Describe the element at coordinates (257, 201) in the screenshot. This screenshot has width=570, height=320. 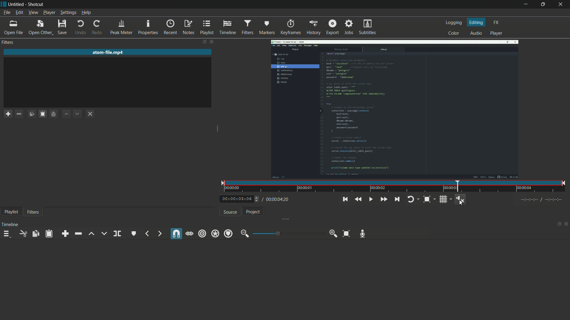
I see `Adjust time` at that location.